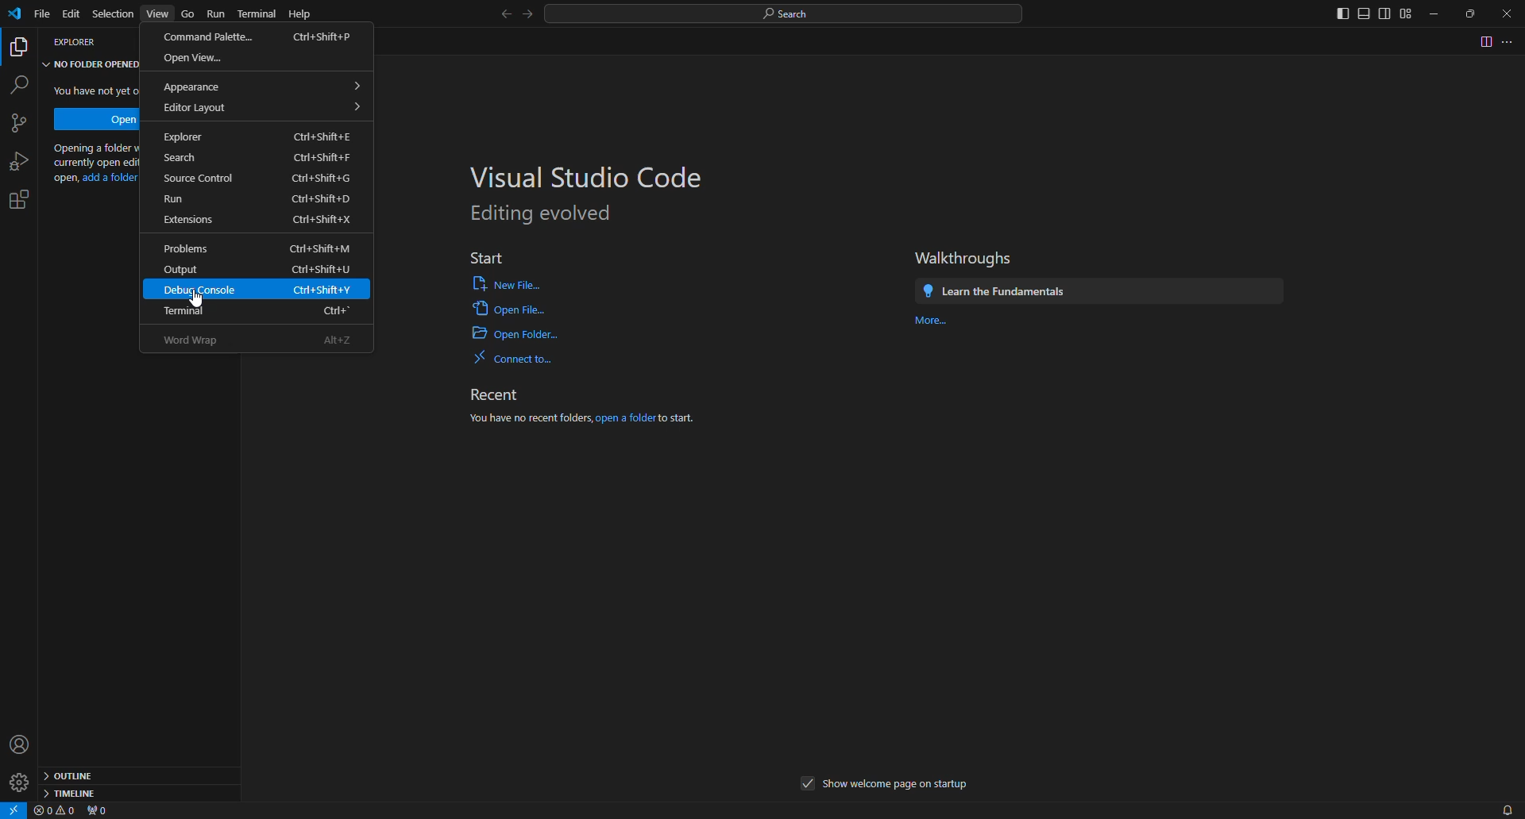 The height and width of the screenshot is (819, 1525). What do you see at coordinates (71, 41) in the screenshot?
I see `explorer` at bounding box center [71, 41].